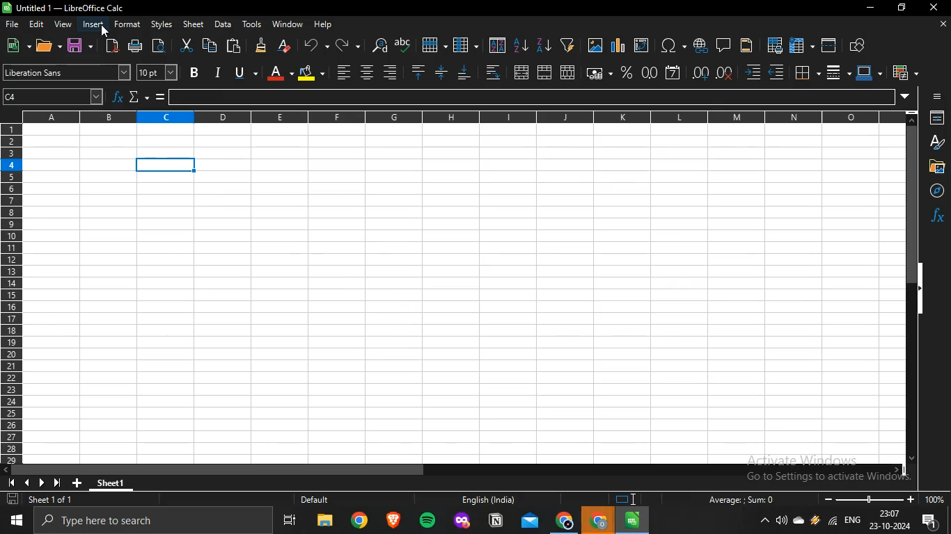  I want to click on clone formatting, so click(260, 46).